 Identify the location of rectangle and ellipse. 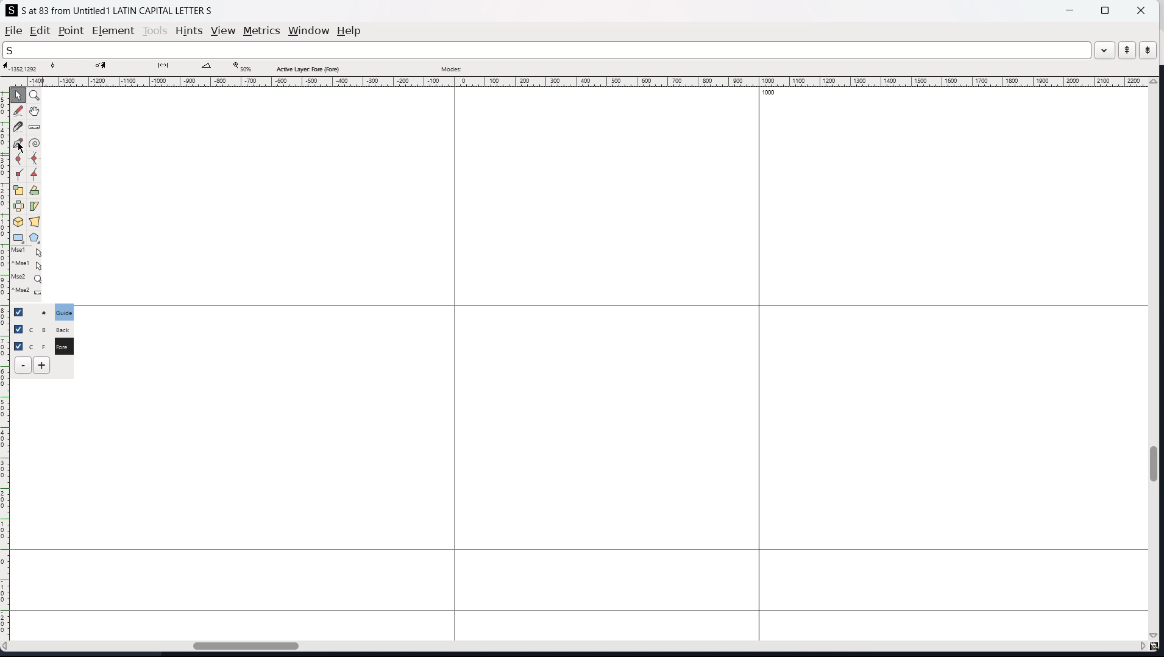
(19, 238).